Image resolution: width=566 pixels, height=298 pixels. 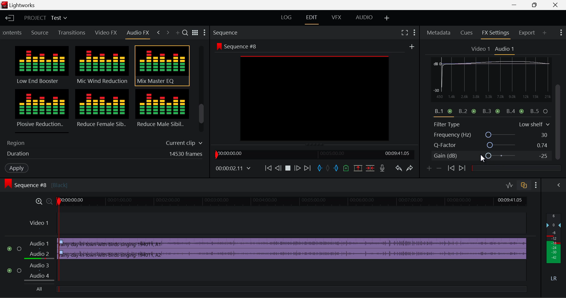 What do you see at coordinates (159, 32) in the screenshot?
I see `Previous Tab` at bounding box center [159, 32].